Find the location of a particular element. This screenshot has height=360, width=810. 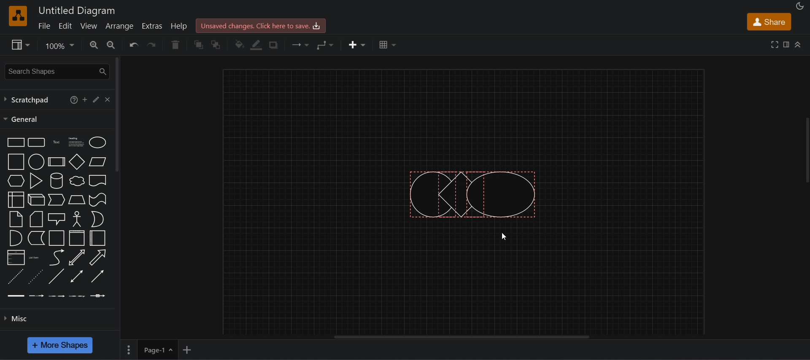

internal storage is located at coordinates (15, 200).